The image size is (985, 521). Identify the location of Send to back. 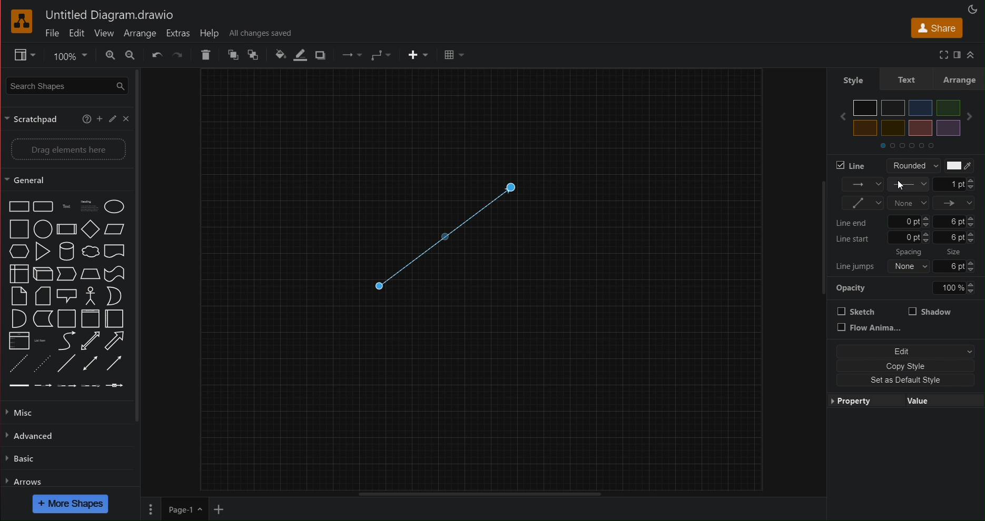
(255, 55).